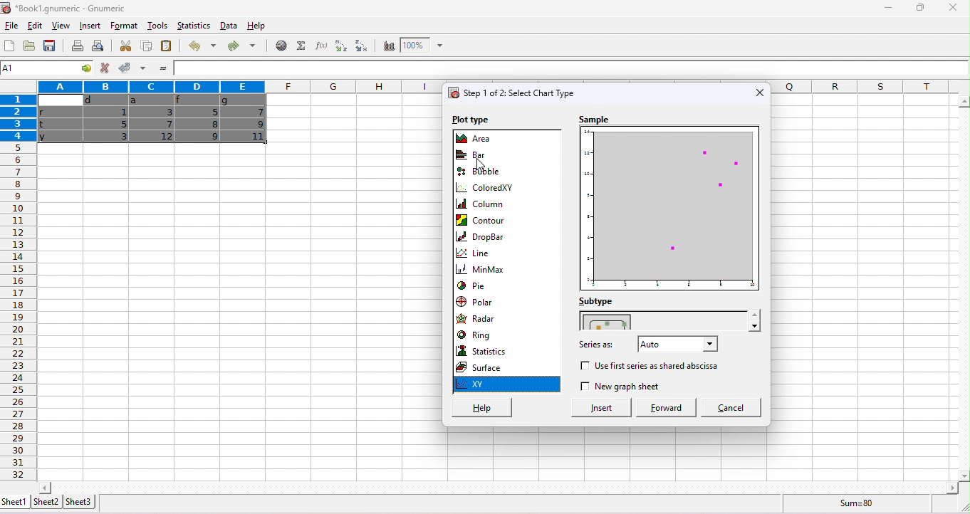  I want to click on Book1.gnumeric - Gnumeric, so click(66, 8).